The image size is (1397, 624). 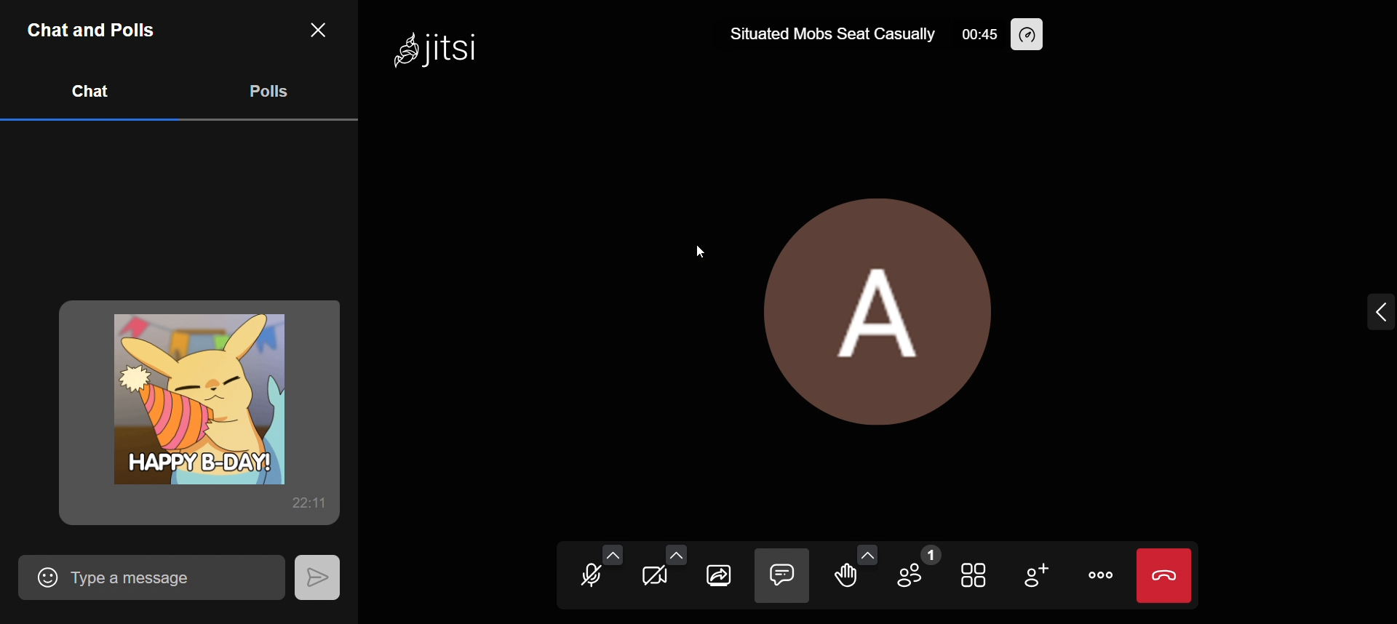 What do you see at coordinates (39, 577) in the screenshot?
I see `add emoji` at bounding box center [39, 577].